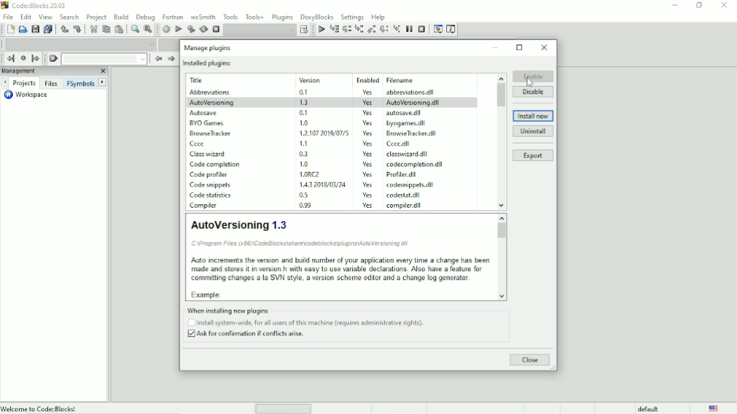 The height and width of the screenshot is (414, 737). I want to click on New file, so click(9, 29).